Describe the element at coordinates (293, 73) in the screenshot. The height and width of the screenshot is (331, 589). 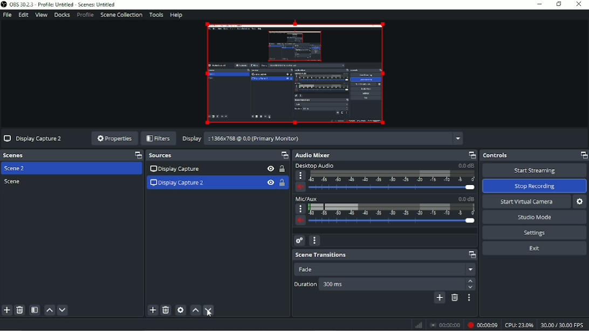
I see `Display Capture2(Video)` at that location.